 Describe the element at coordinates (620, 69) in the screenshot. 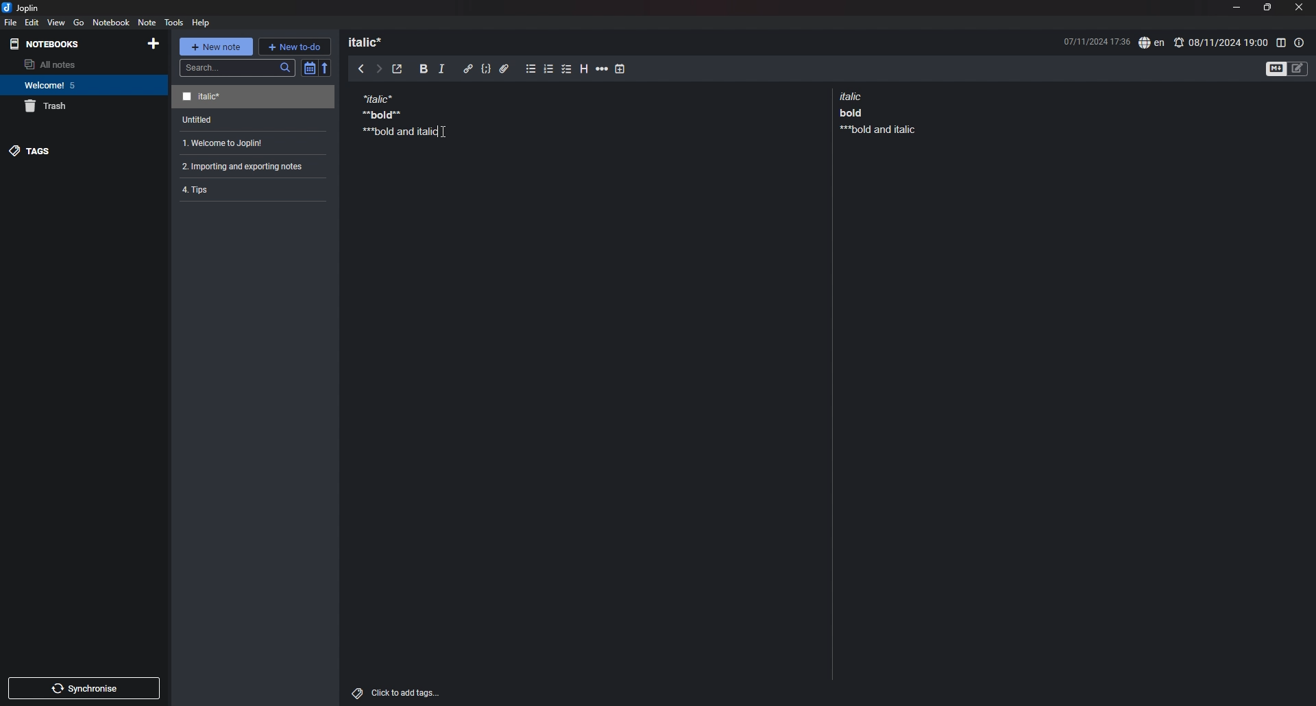

I see `add time` at that location.